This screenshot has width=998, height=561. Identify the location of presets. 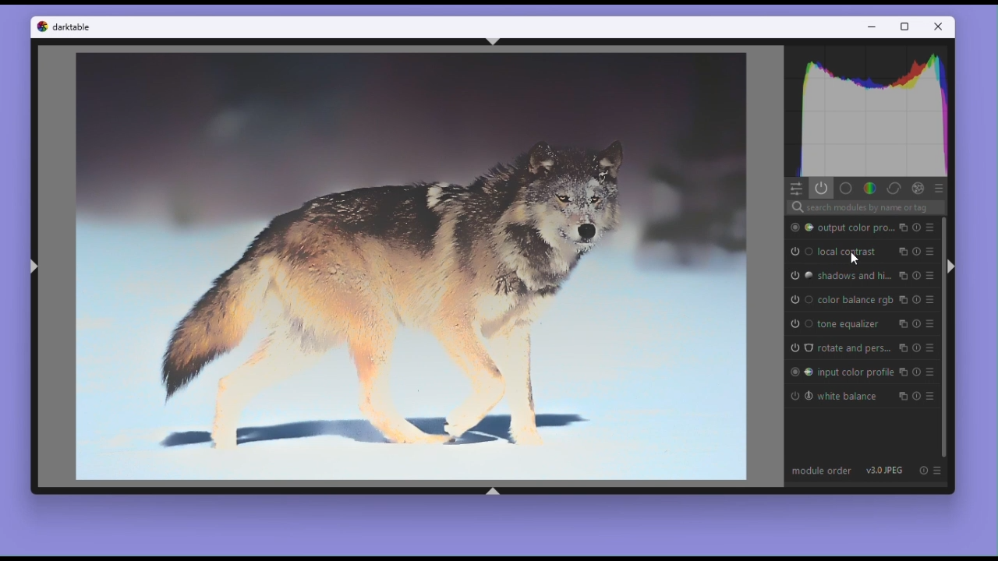
(929, 300).